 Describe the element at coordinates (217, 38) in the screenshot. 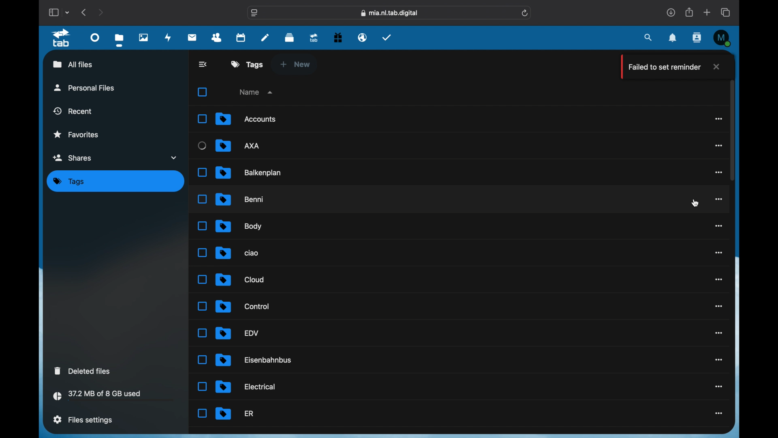

I see `contacts` at that location.